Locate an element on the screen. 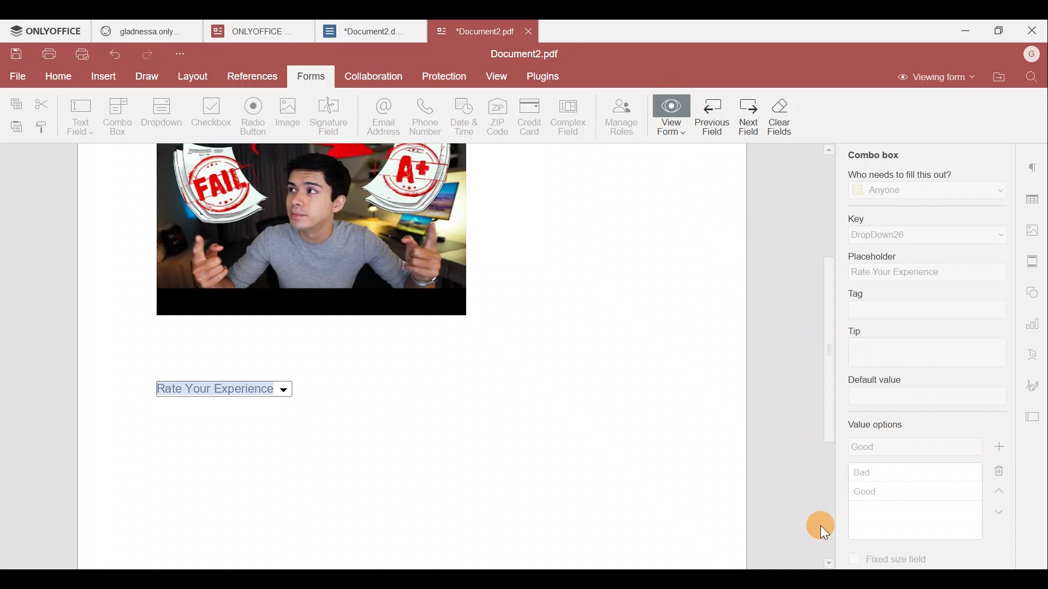 Image resolution: width=1048 pixels, height=589 pixels. Date & time is located at coordinates (465, 118).